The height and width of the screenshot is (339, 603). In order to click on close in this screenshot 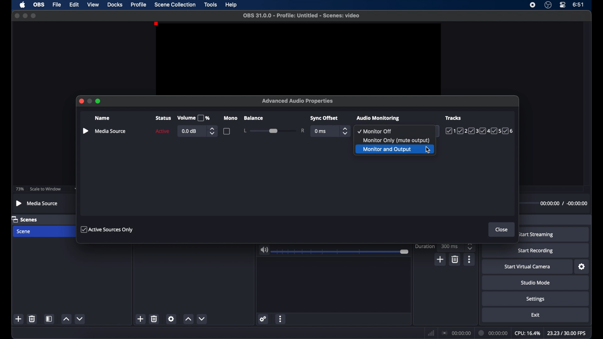, I will do `click(80, 101)`.